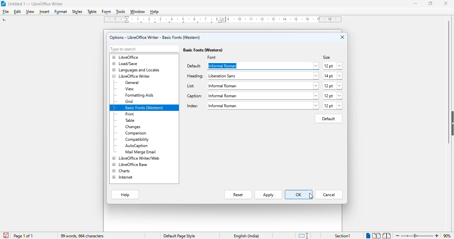 The image size is (454, 239). What do you see at coordinates (141, 152) in the screenshot?
I see `mail merge email` at bounding box center [141, 152].